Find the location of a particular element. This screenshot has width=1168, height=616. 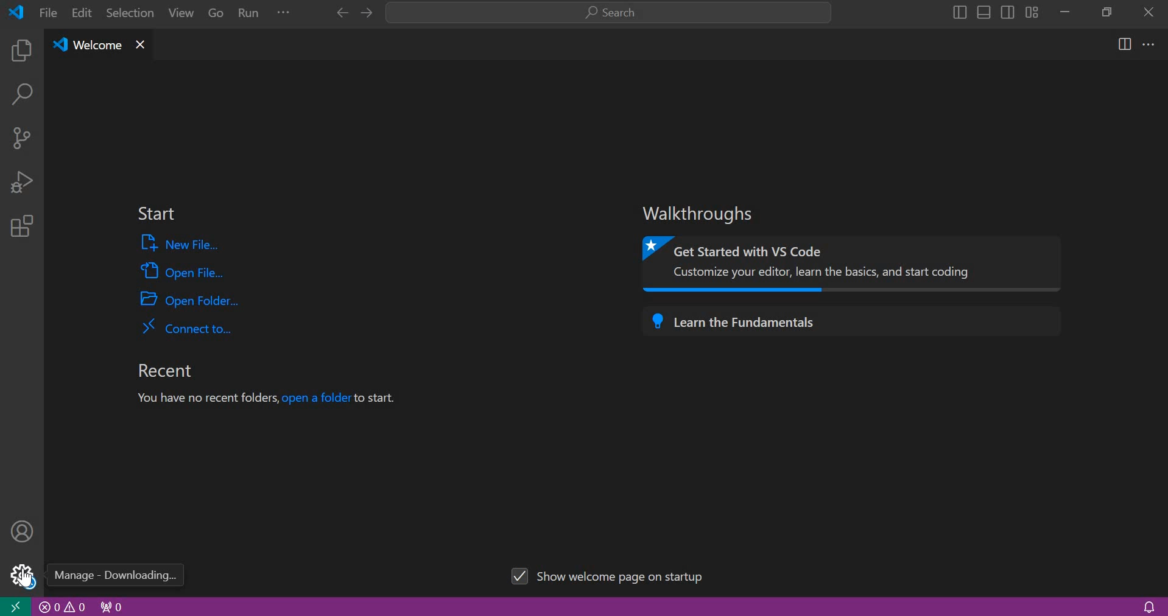

file is located at coordinates (48, 12).